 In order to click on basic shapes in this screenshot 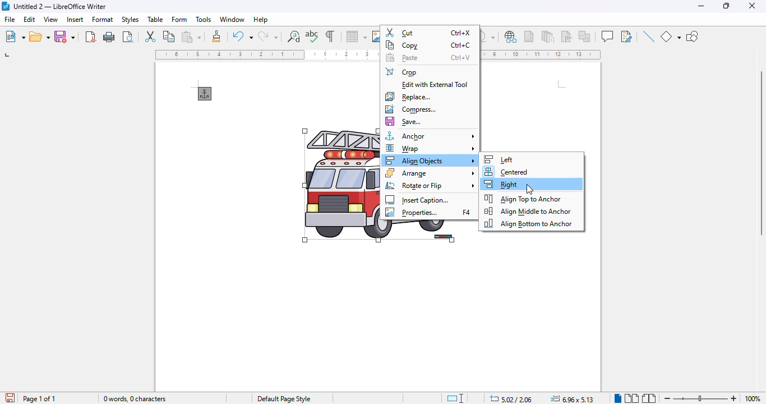, I will do `click(670, 36)`.